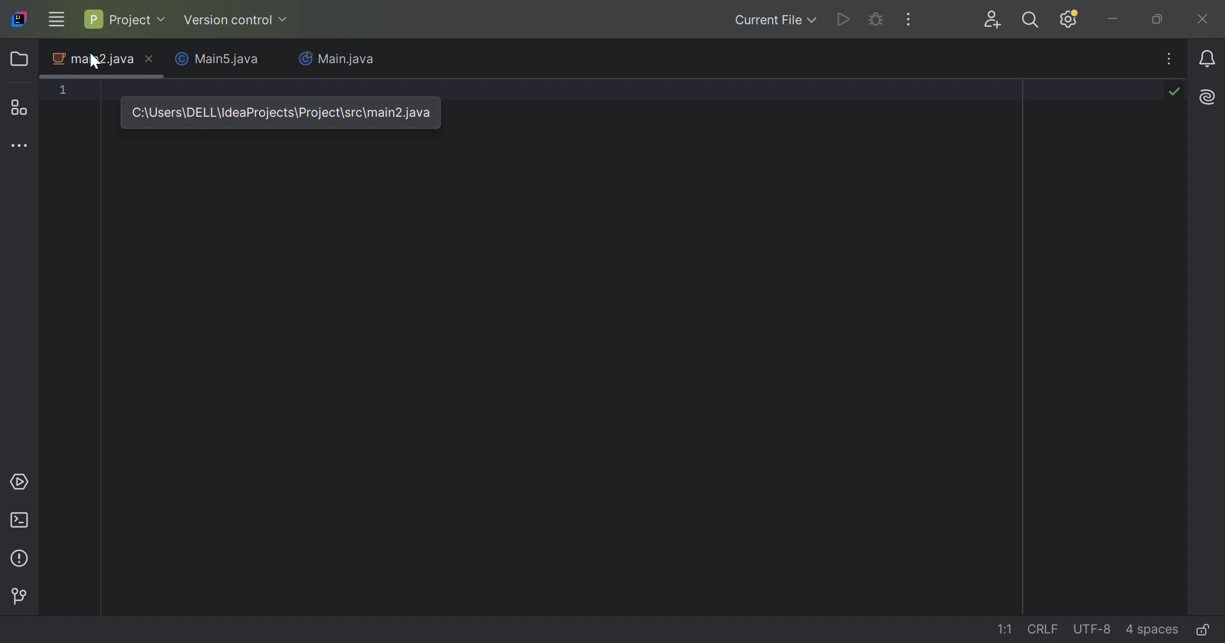 The width and height of the screenshot is (1225, 643). I want to click on Services, so click(19, 482).